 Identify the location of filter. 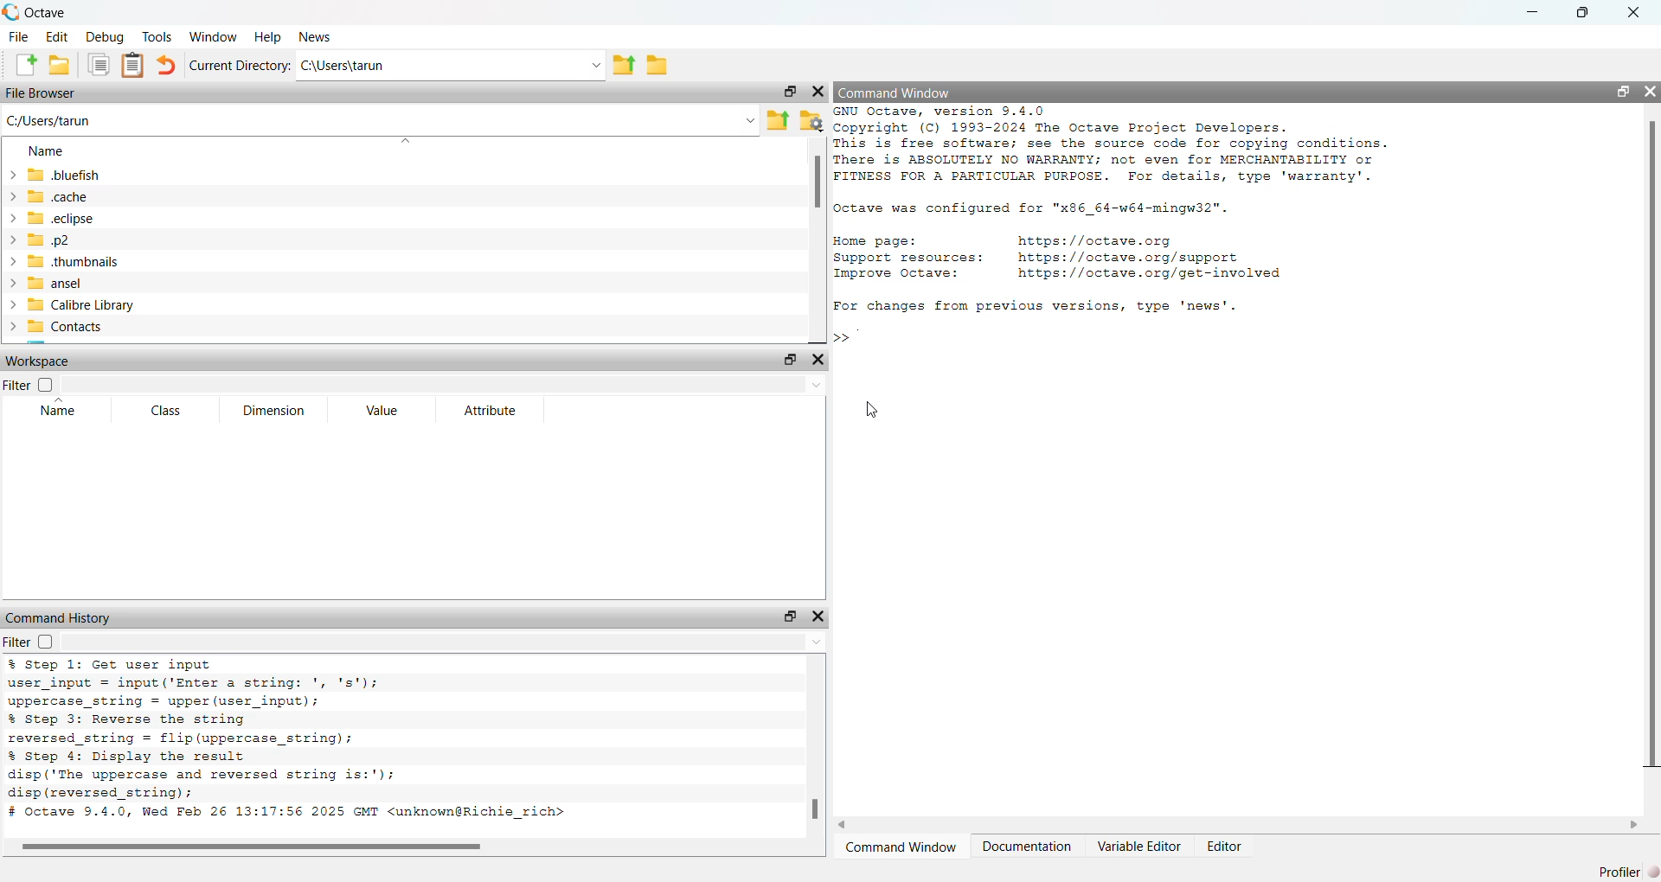
(35, 642).